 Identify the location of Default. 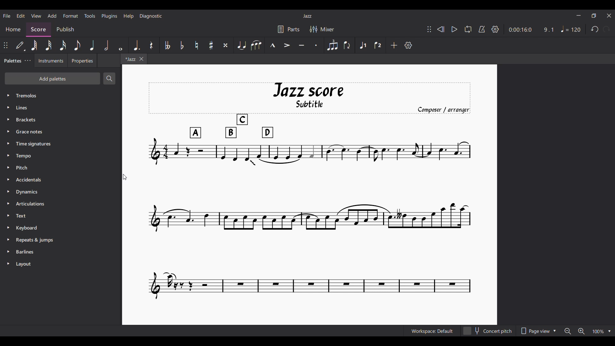
(20, 45).